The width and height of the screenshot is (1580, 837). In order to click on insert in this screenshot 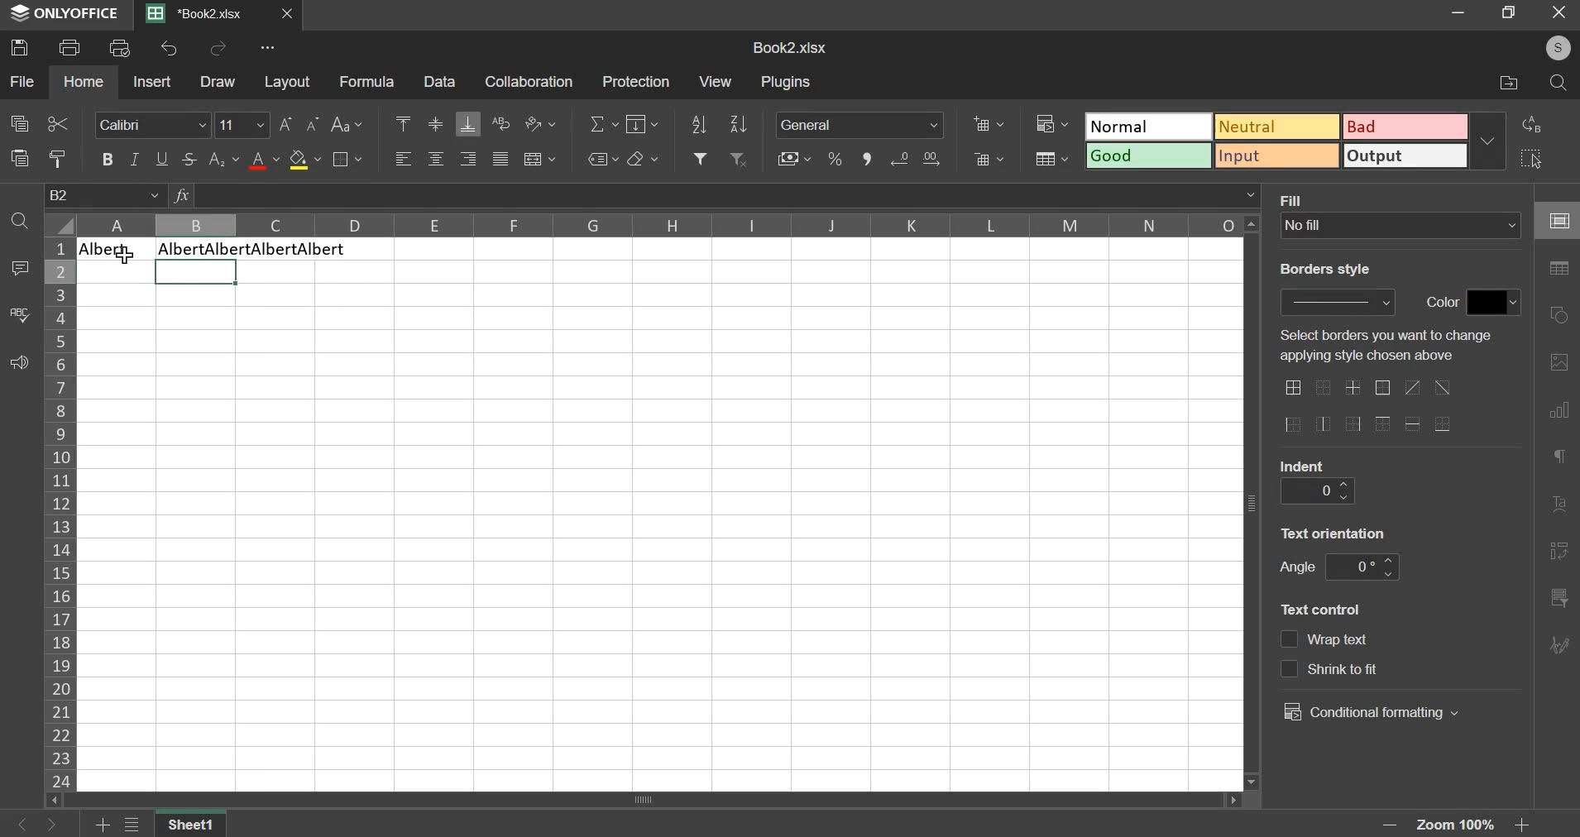, I will do `click(151, 81)`.